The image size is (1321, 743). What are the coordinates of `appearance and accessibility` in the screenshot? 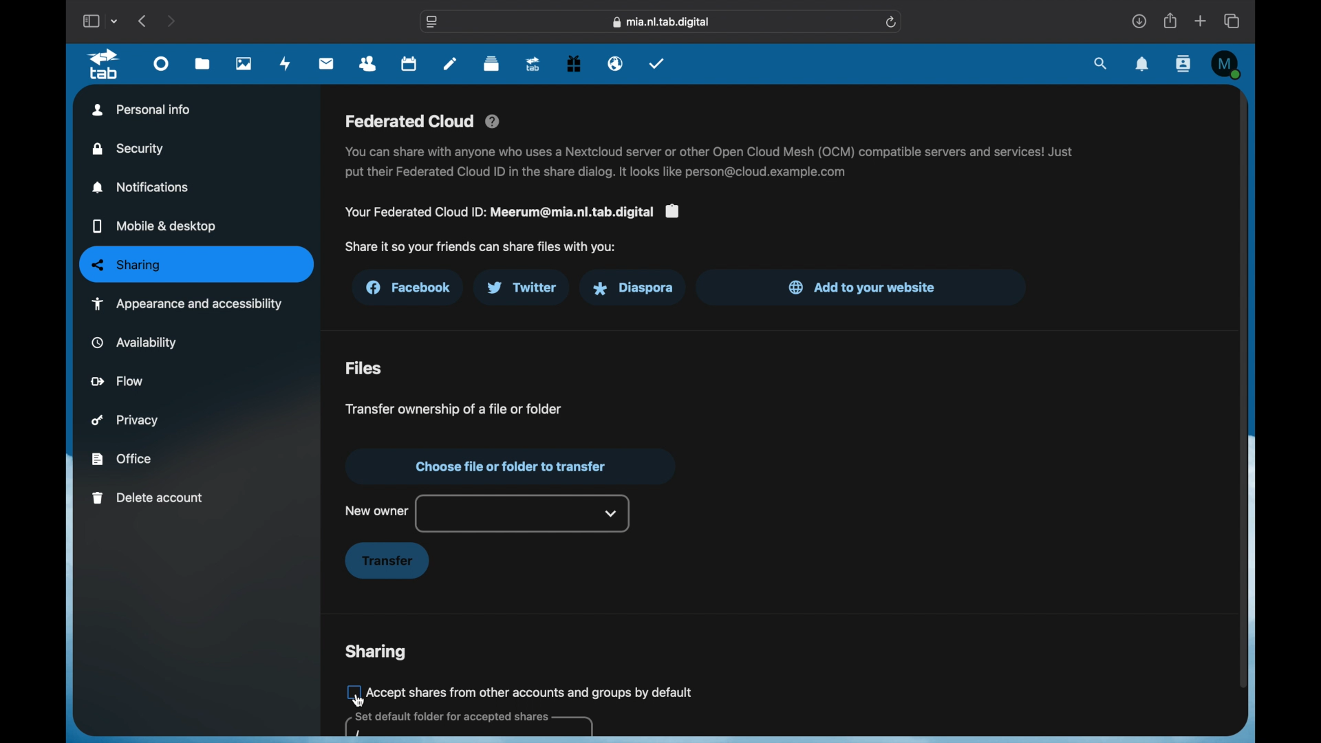 It's located at (186, 303).